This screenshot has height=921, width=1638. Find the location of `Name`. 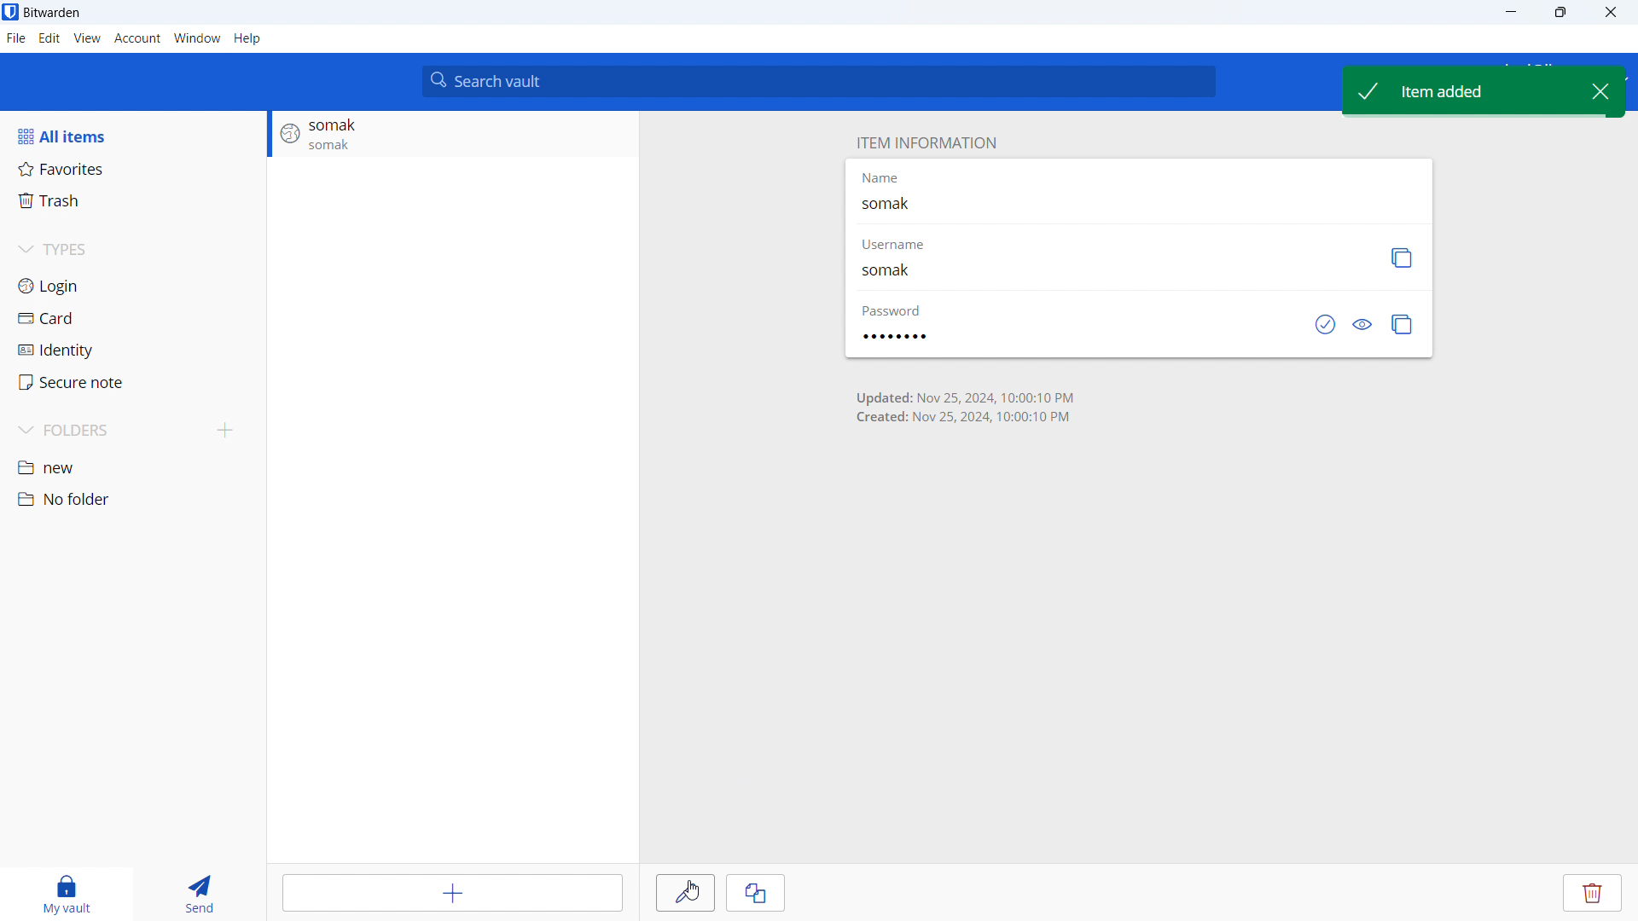

Name is located at coordinates (886, 177).